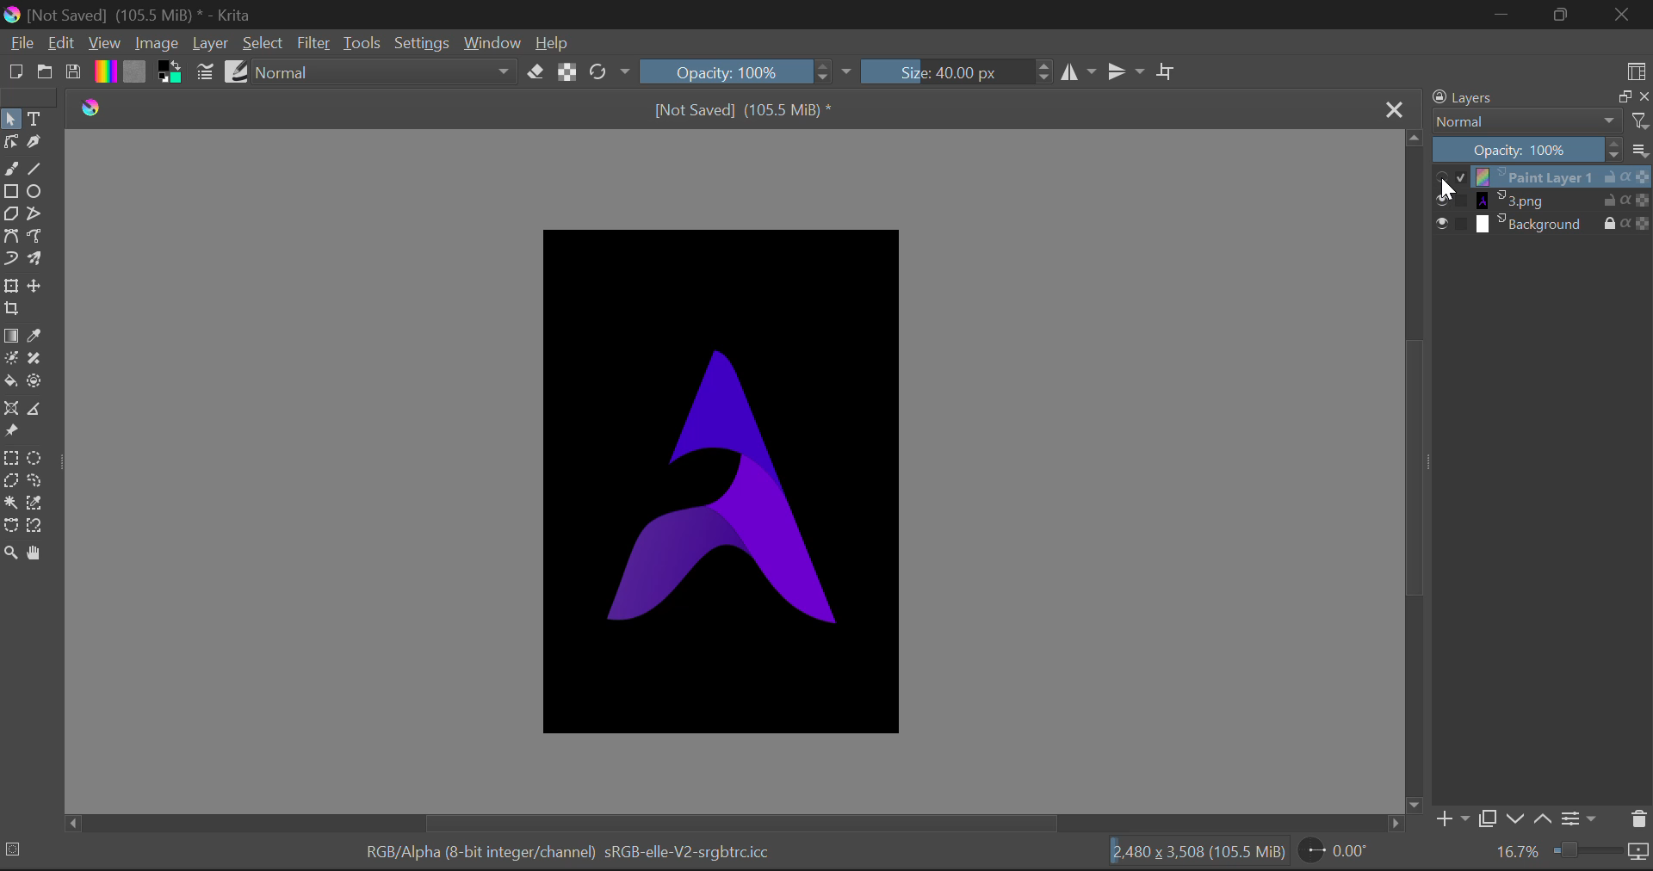 This screenshot has height=871, width=1653. I want to click on Polygon Selection, so click(11, 481).